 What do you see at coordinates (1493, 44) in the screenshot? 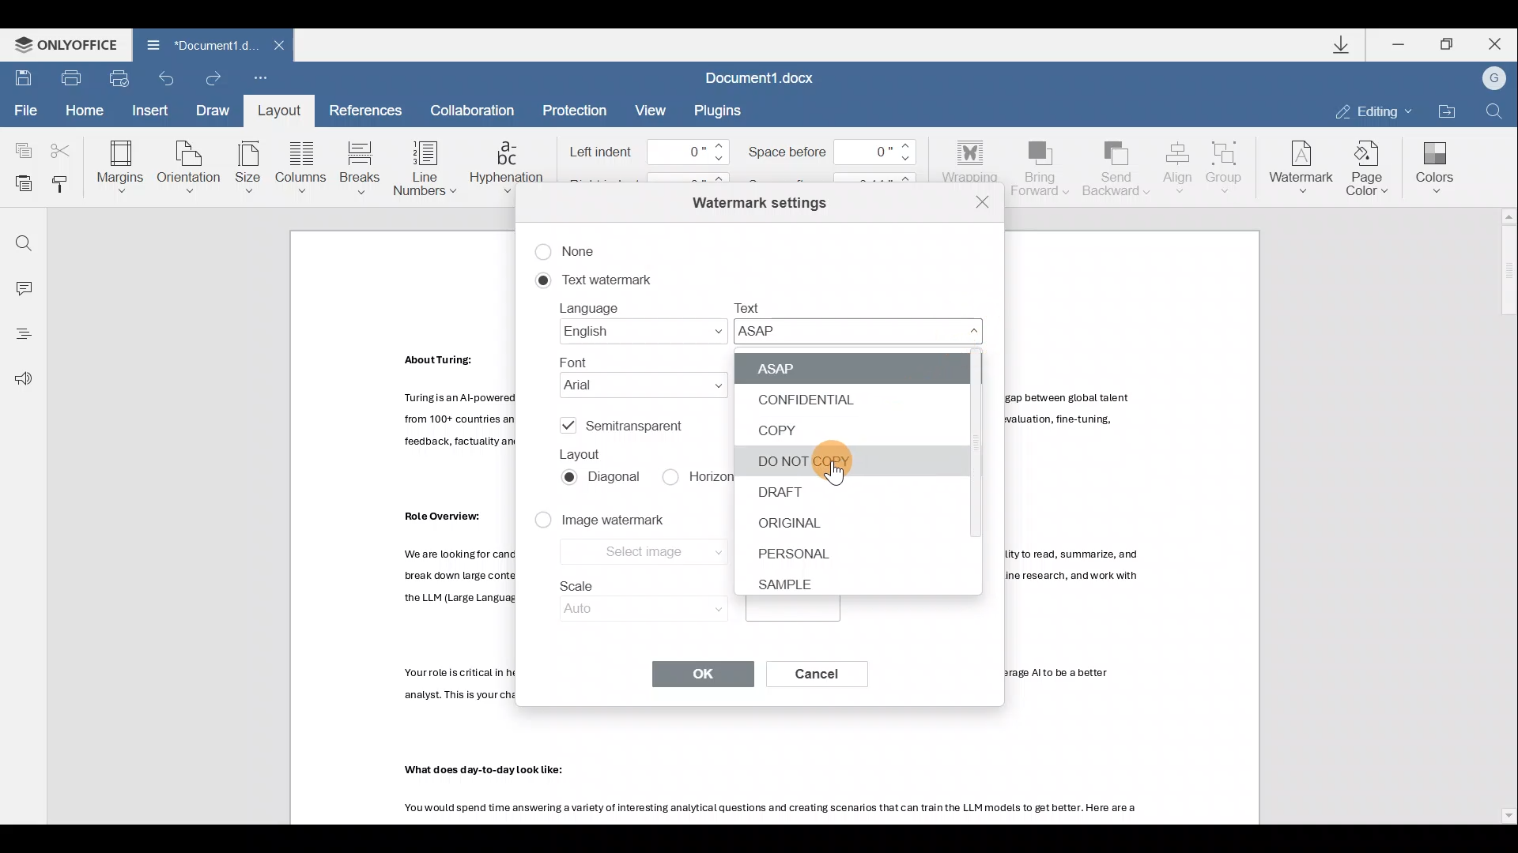
I see `Close` at bounding box center [1493, 44].